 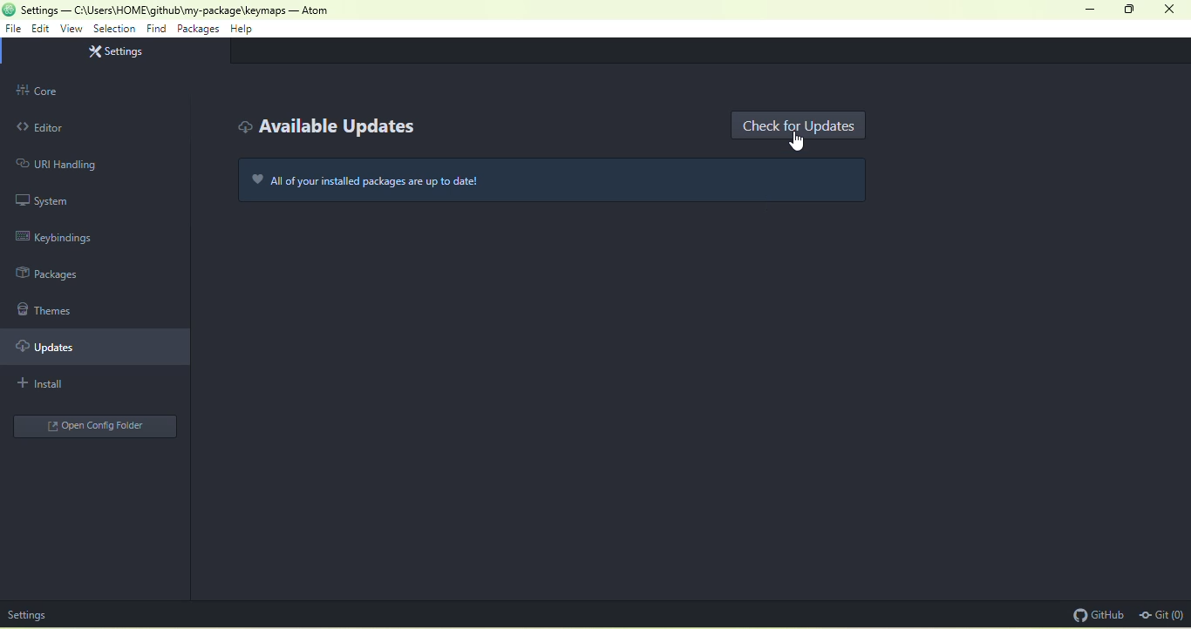 What do you see at coordinates (15, 30) in the screenshot?
I see `file` at bounding box center [15, 30].